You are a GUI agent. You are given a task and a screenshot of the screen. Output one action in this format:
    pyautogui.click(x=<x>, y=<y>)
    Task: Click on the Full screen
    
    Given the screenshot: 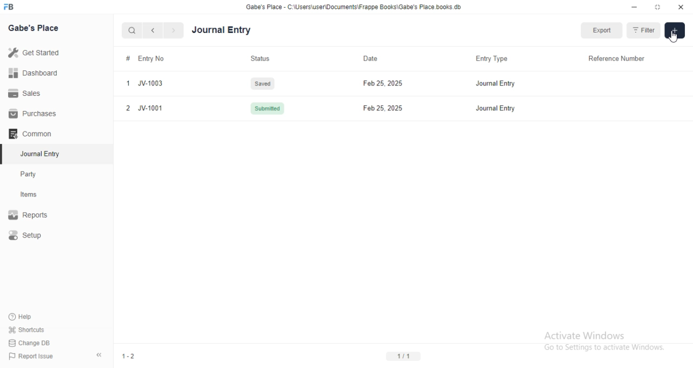 What is the action you would take?
    pyautogui.click(x=656, y=7)
    